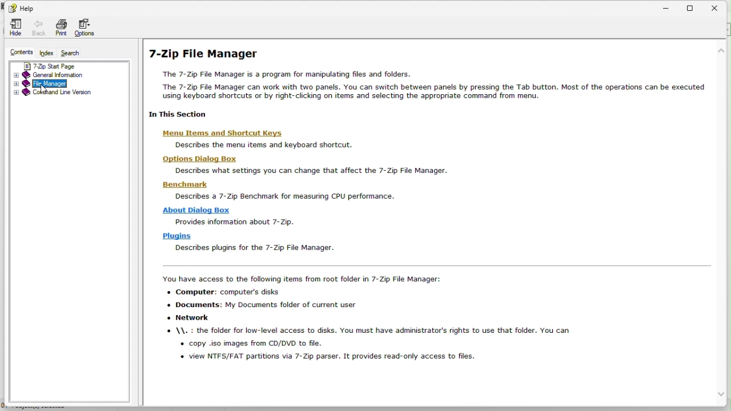 Image resolution: width=731 pixels, height=411 pixels. Describe the element at coordinates (66, 83) in the screenshot. I see `File manager` at that location.